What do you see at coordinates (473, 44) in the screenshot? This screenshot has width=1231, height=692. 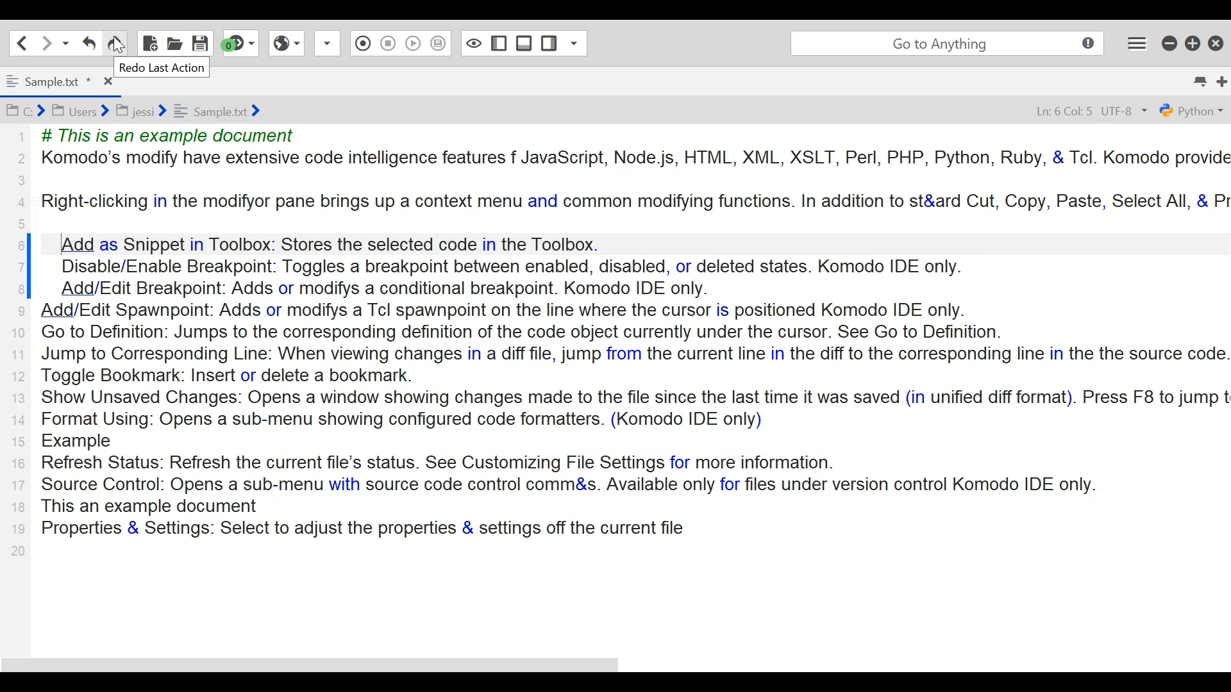 I see `Toggle Focus mode` at bounding box center [473, 44].